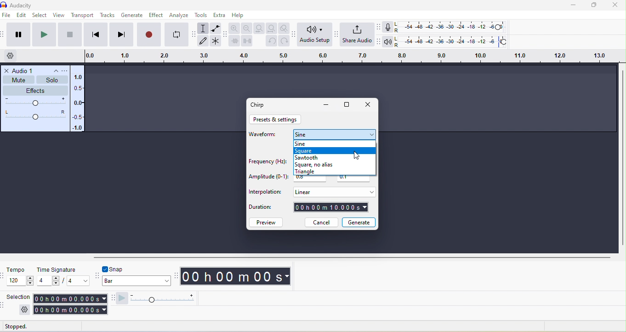 This screenshot has height=332, width=626. I want to click on sine, so click(324, 143).